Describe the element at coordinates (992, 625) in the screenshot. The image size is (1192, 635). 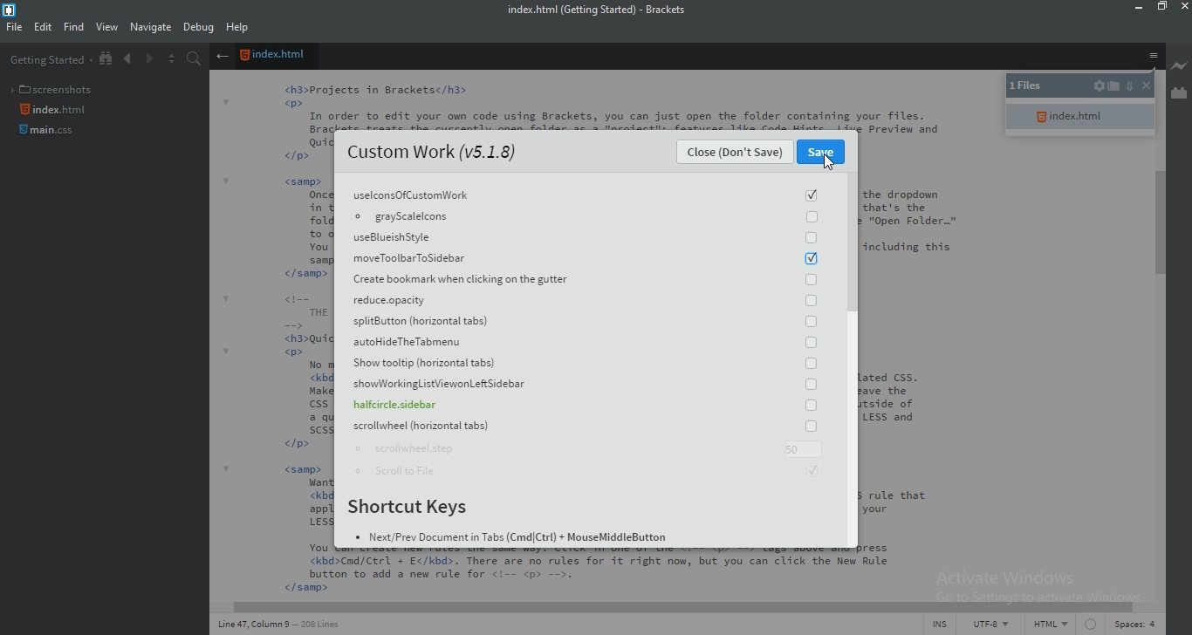
I see `UTF-8` at that location.